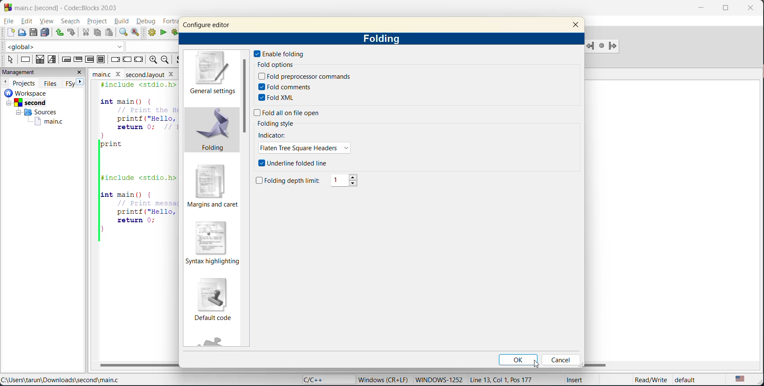 Image resolution: width=764 pixels, height=386 pixels. What do you see at coordinates (75, 6) in the screenshot?
I see `app name and file name` at bounding box center [75, 6].